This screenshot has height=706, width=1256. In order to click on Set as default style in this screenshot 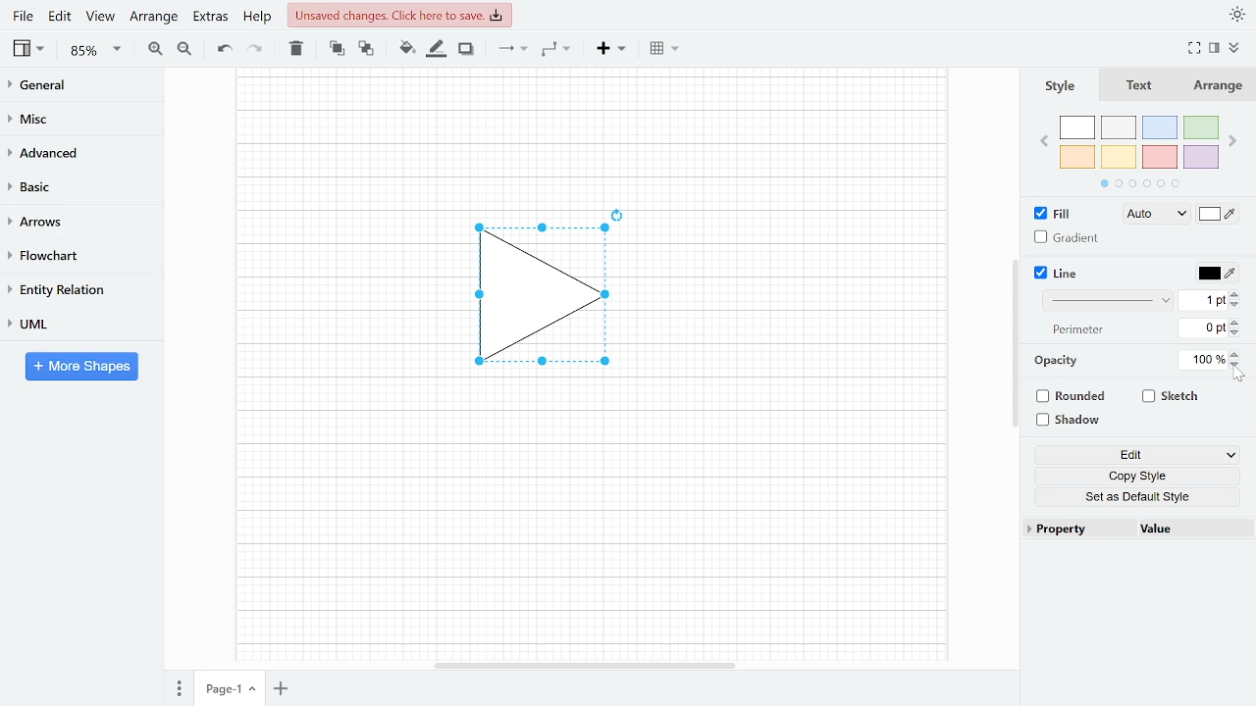, I will do `click(1140, 496)`.